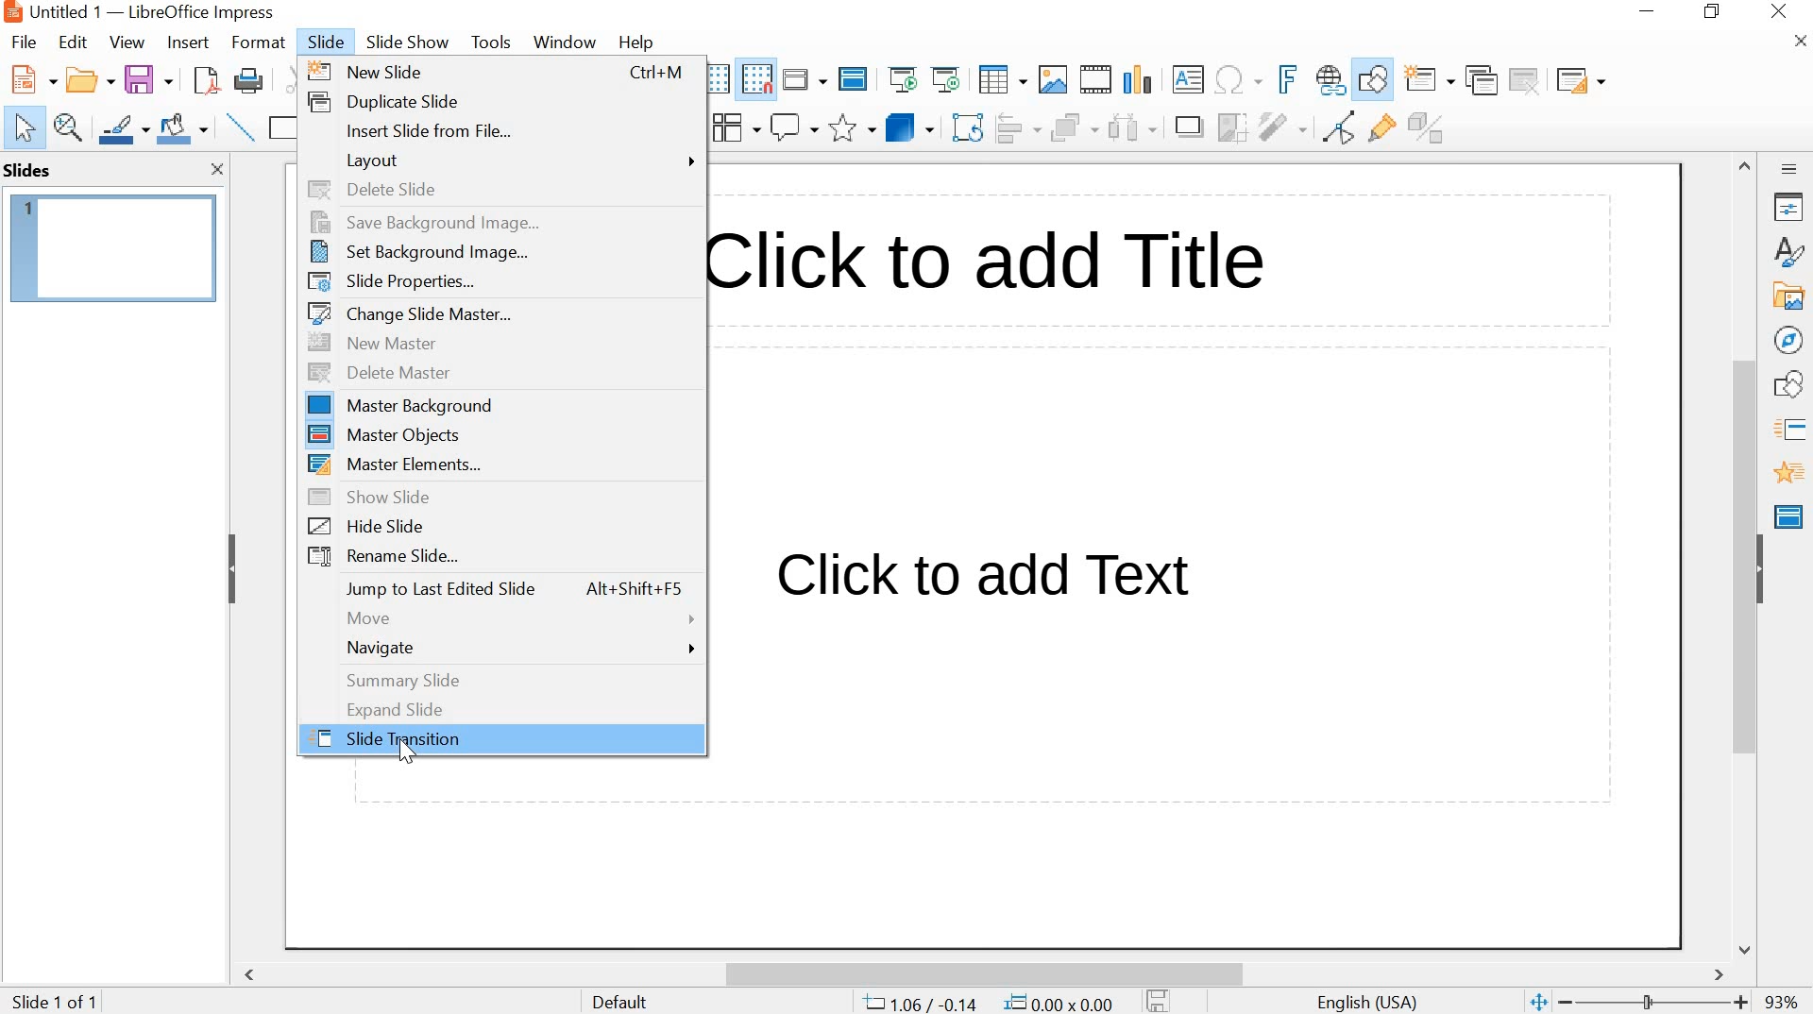  Describe the element at coordinates (500, 435) in the screenshot. I see `master objects` at that location.